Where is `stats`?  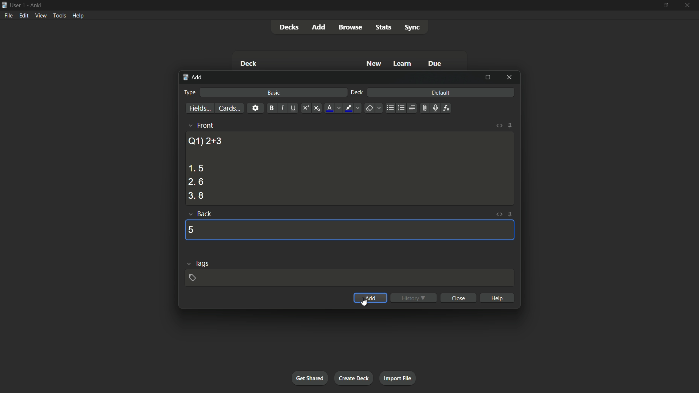 stats is located at coordinates (384, 27).